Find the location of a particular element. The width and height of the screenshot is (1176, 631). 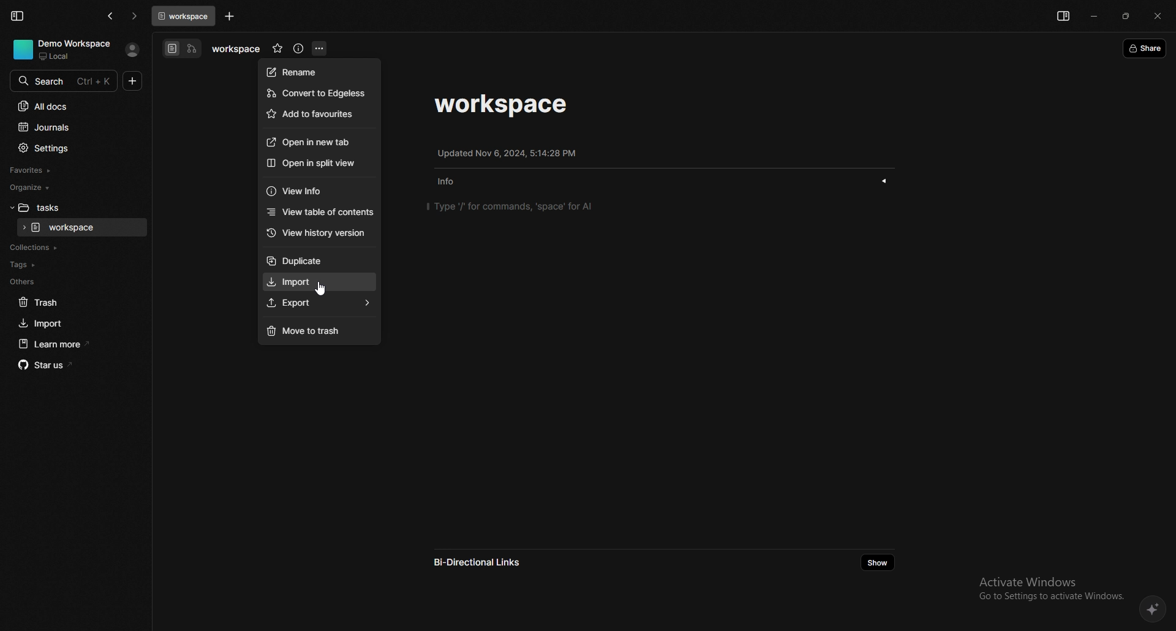

open in new tab is located at coordinates (318, 142).